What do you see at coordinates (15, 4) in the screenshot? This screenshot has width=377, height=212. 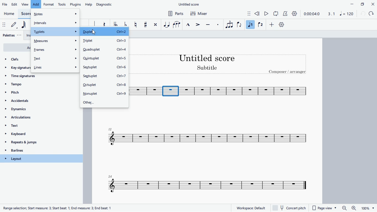 I see `edit` at bounding box center [15, 4].